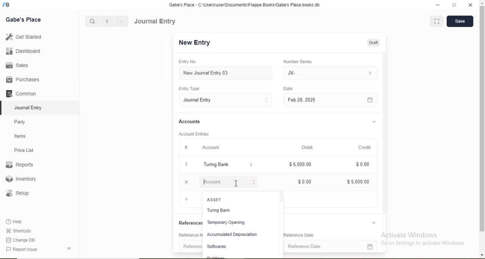 The image size is (485, 259). I want to click on Date, so click(289, 88).